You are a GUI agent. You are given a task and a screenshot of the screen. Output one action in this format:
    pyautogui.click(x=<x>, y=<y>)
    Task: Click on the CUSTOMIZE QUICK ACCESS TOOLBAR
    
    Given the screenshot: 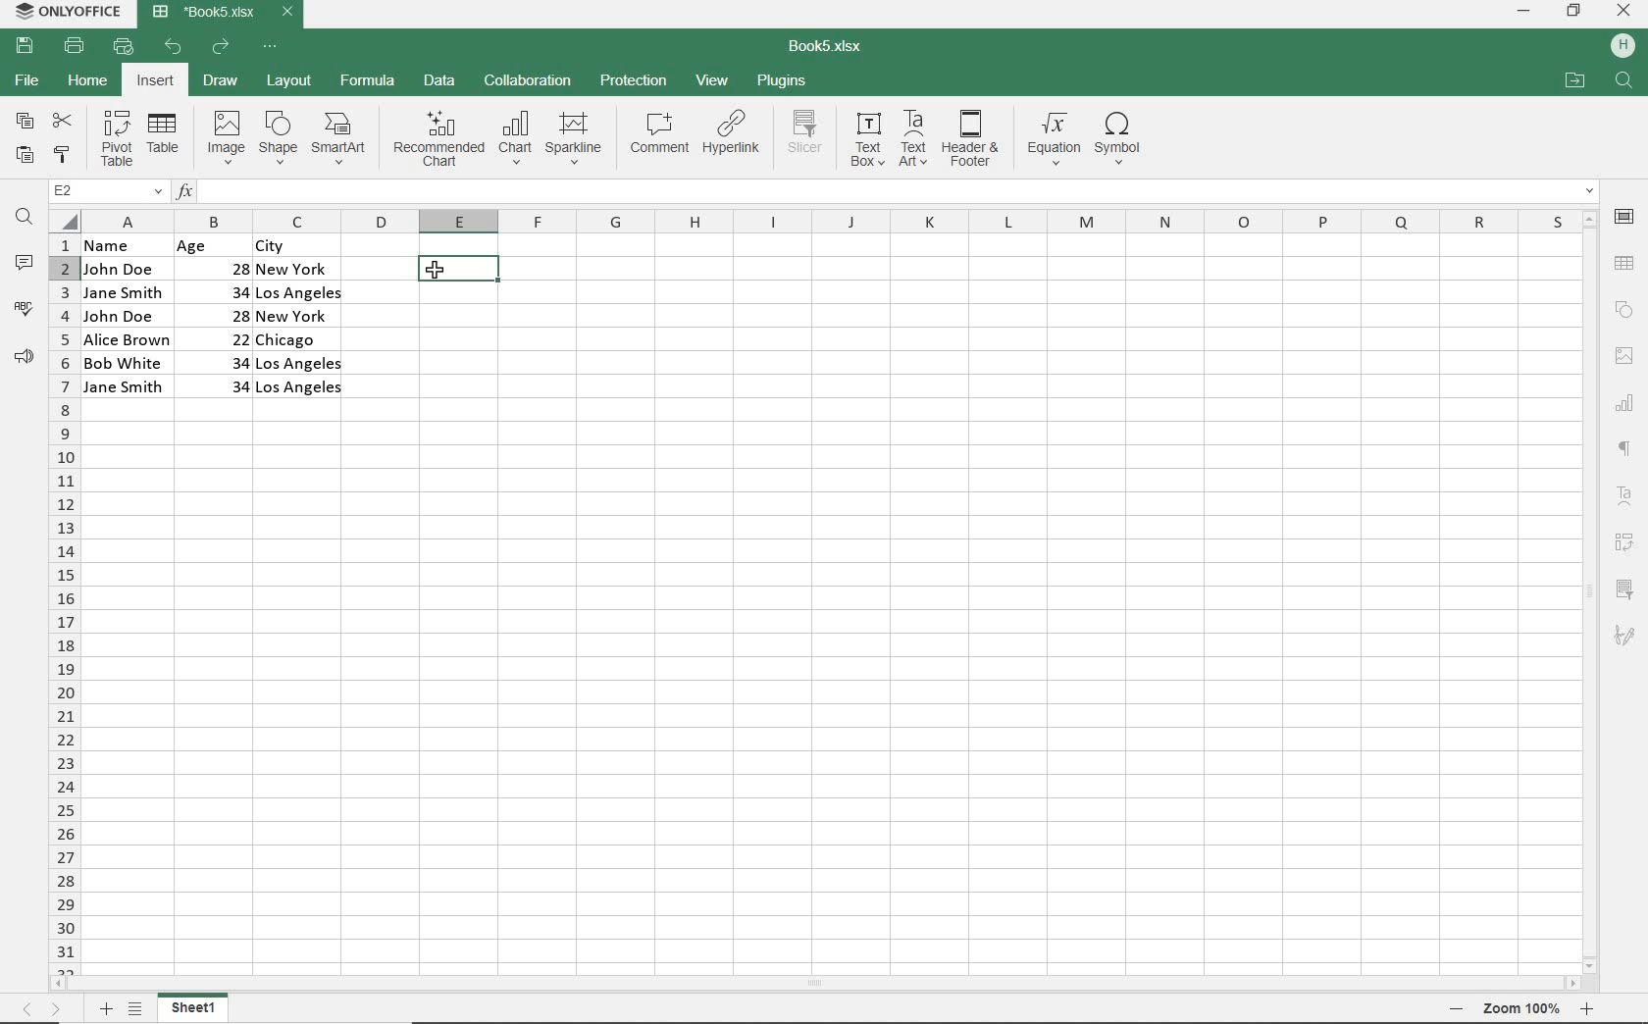 What is the action you would take?
    pyautogui.click(x=269, y=48)
    